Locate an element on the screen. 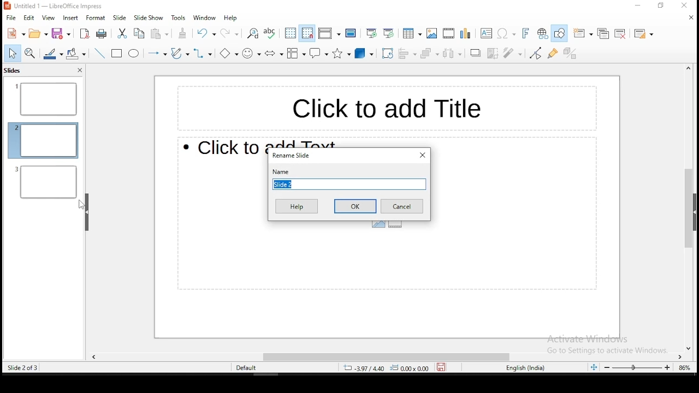 This screenshot has height=393, width=699. Shadow is located at coordinates (476, 52).